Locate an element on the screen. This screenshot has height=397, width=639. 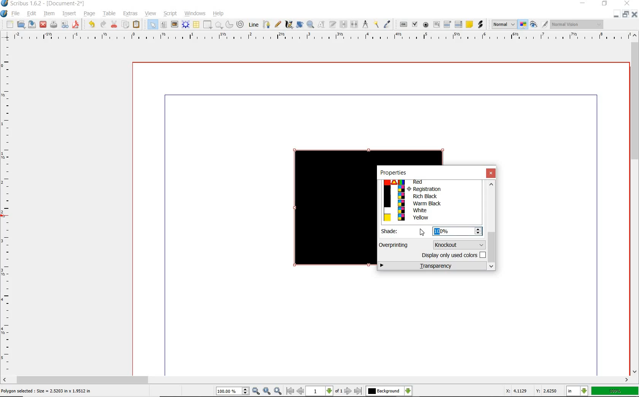
scrollbar is located at coordinates (634, 203).